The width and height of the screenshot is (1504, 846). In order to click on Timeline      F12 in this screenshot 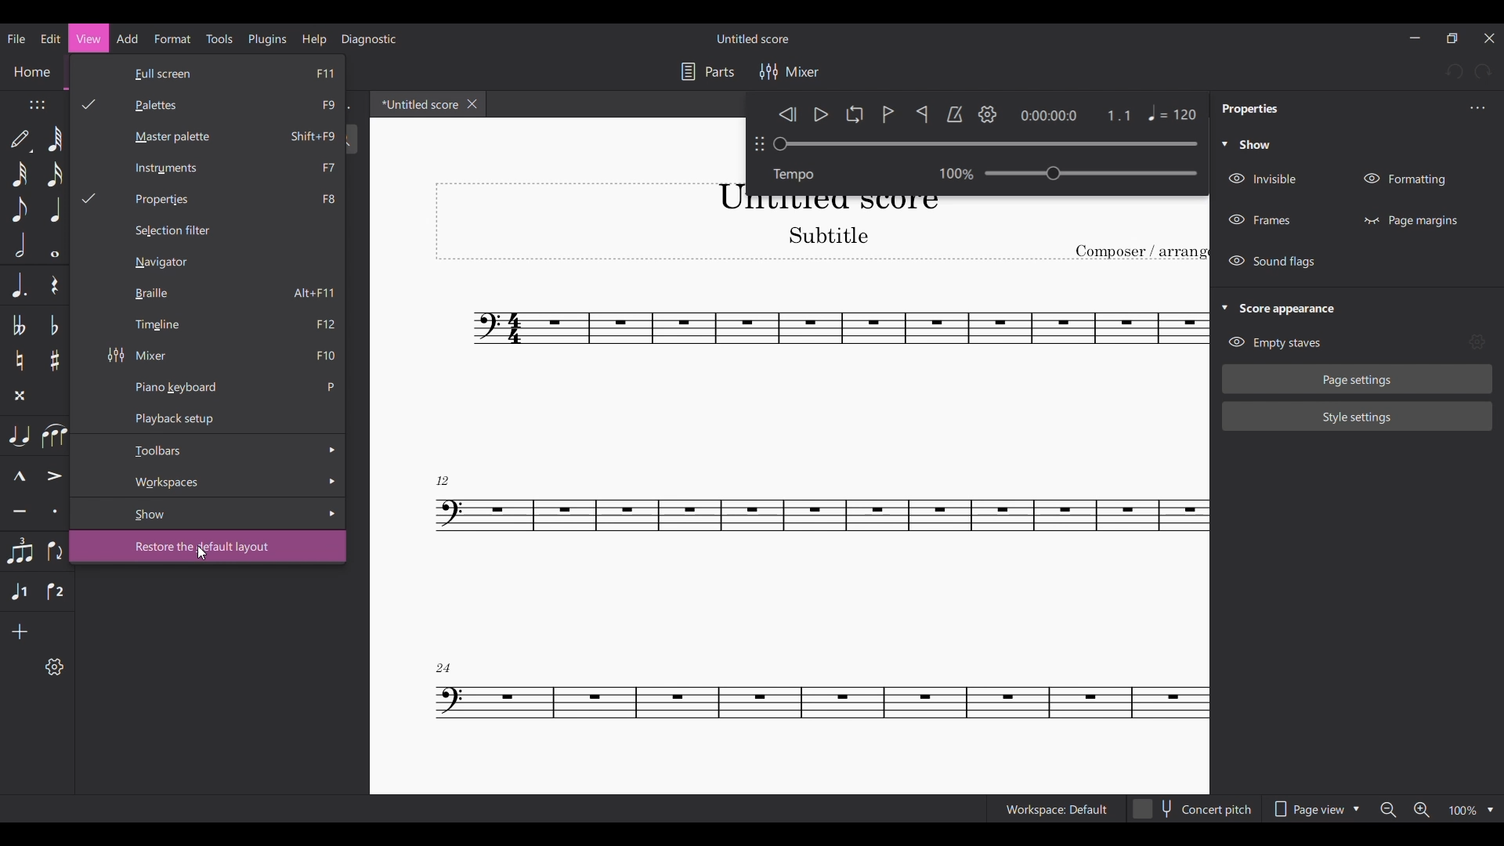, I will do `click(224, 326)`.